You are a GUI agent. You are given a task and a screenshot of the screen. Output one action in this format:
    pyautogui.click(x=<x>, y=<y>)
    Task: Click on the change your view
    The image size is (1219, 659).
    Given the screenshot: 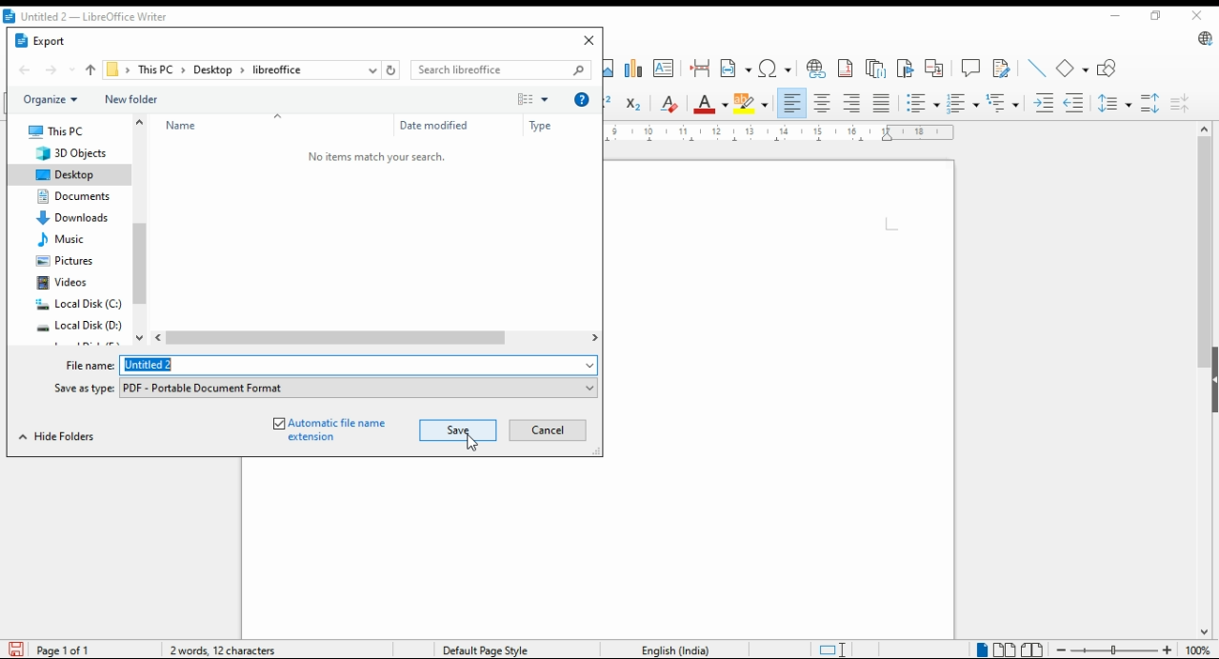 What is the action you would take?
    pyautogui.click(x=531, y=99)
    